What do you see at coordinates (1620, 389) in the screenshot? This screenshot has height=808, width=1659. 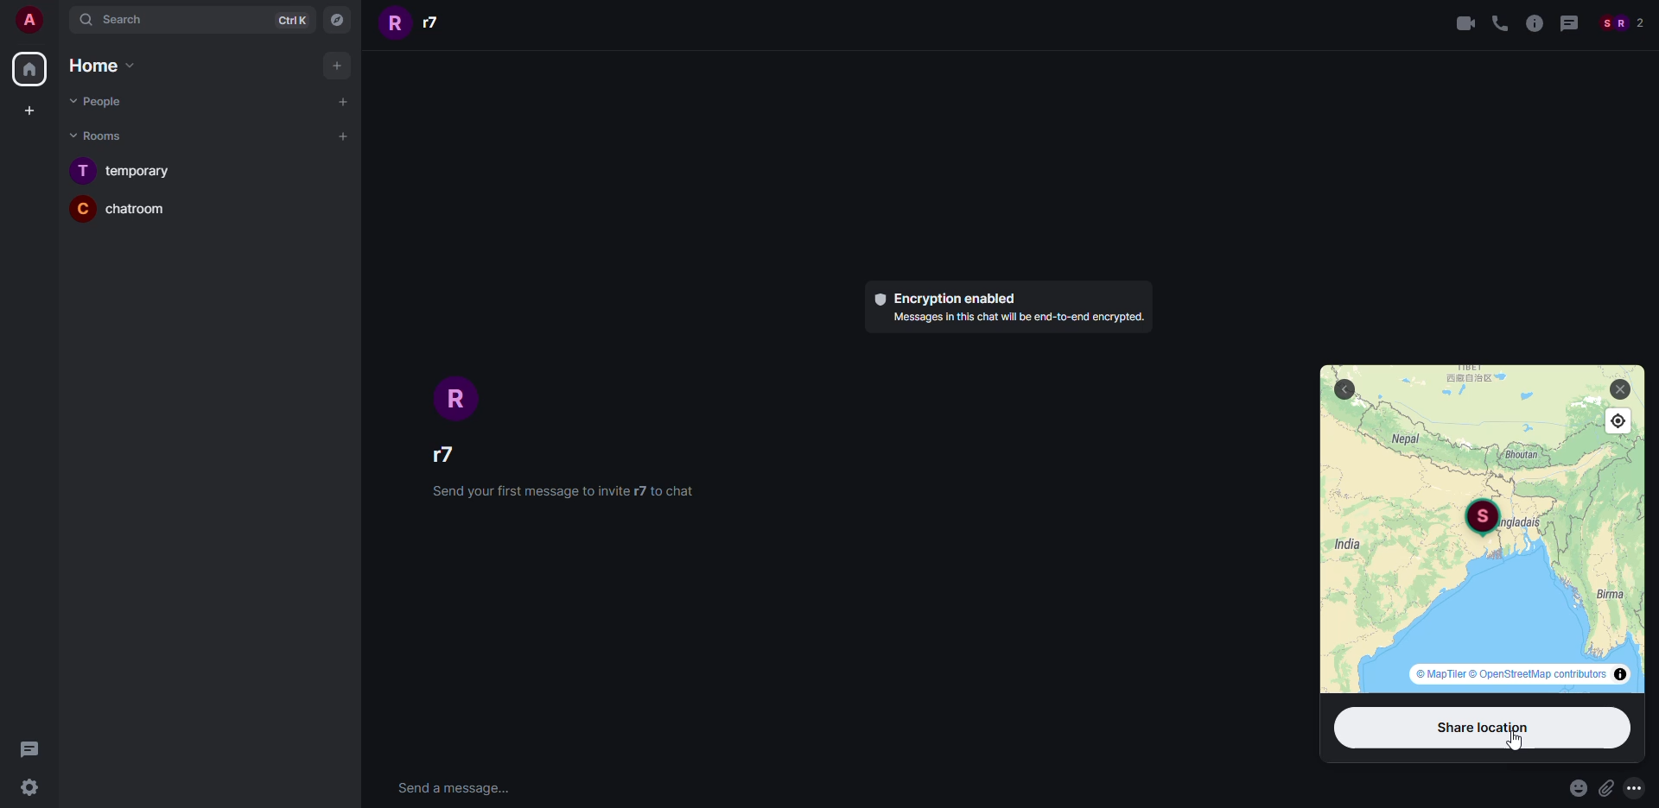 I see `close` at bounding box center [1620, 389].